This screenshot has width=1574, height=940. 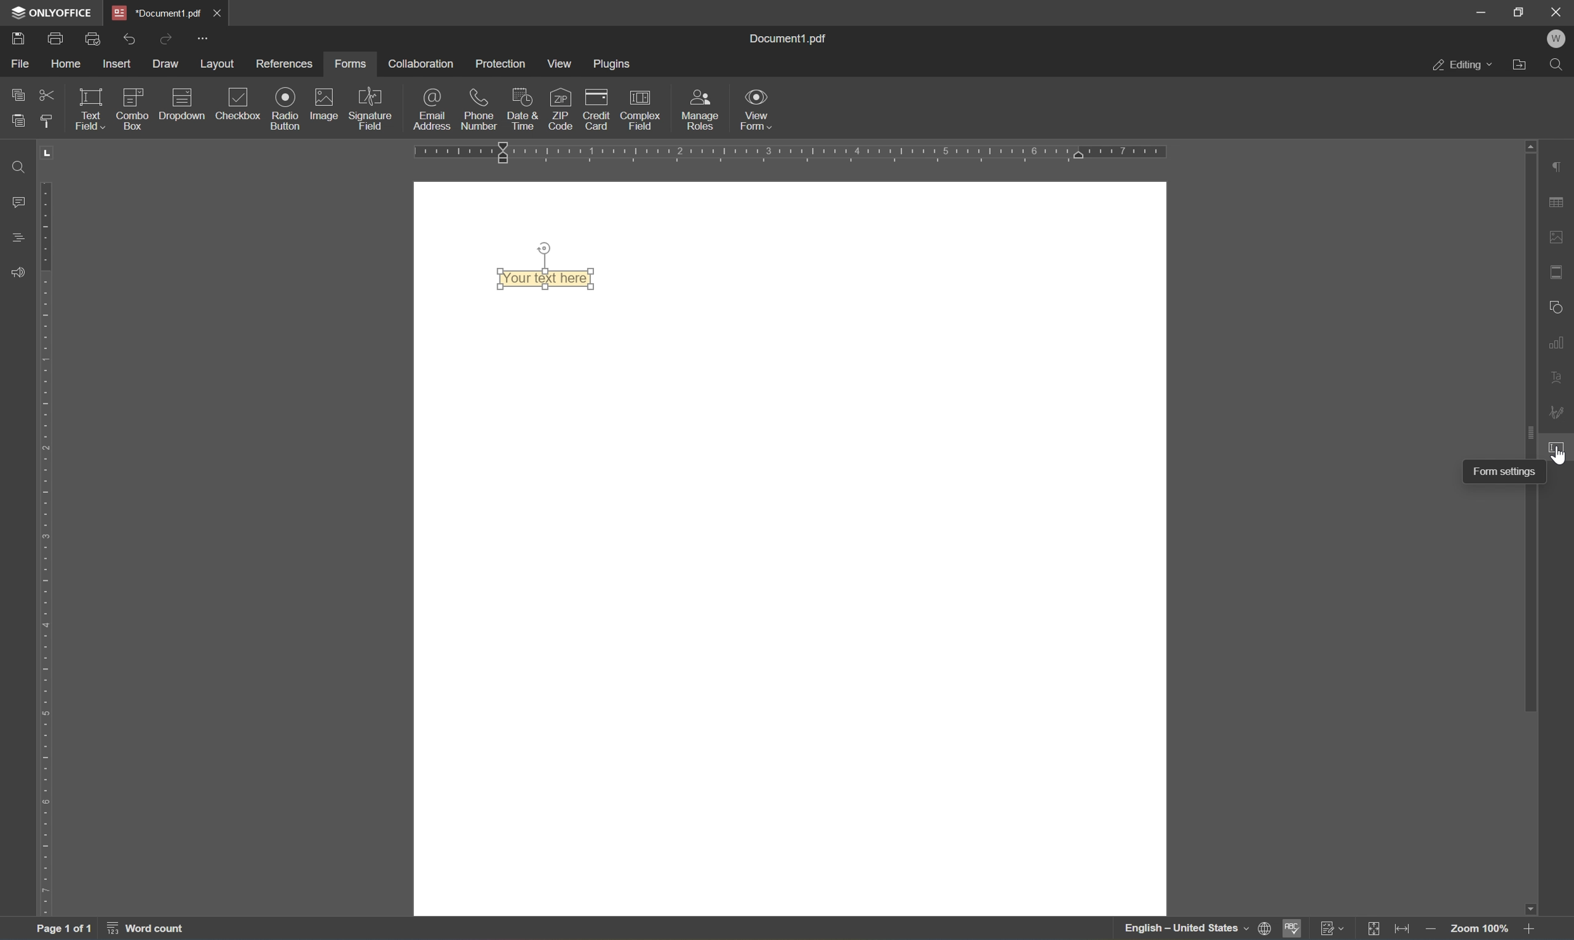 What do you see at coordinates (1559, 200) in the screenshot?
I see `table settings` at bounding box center [1559, 200].